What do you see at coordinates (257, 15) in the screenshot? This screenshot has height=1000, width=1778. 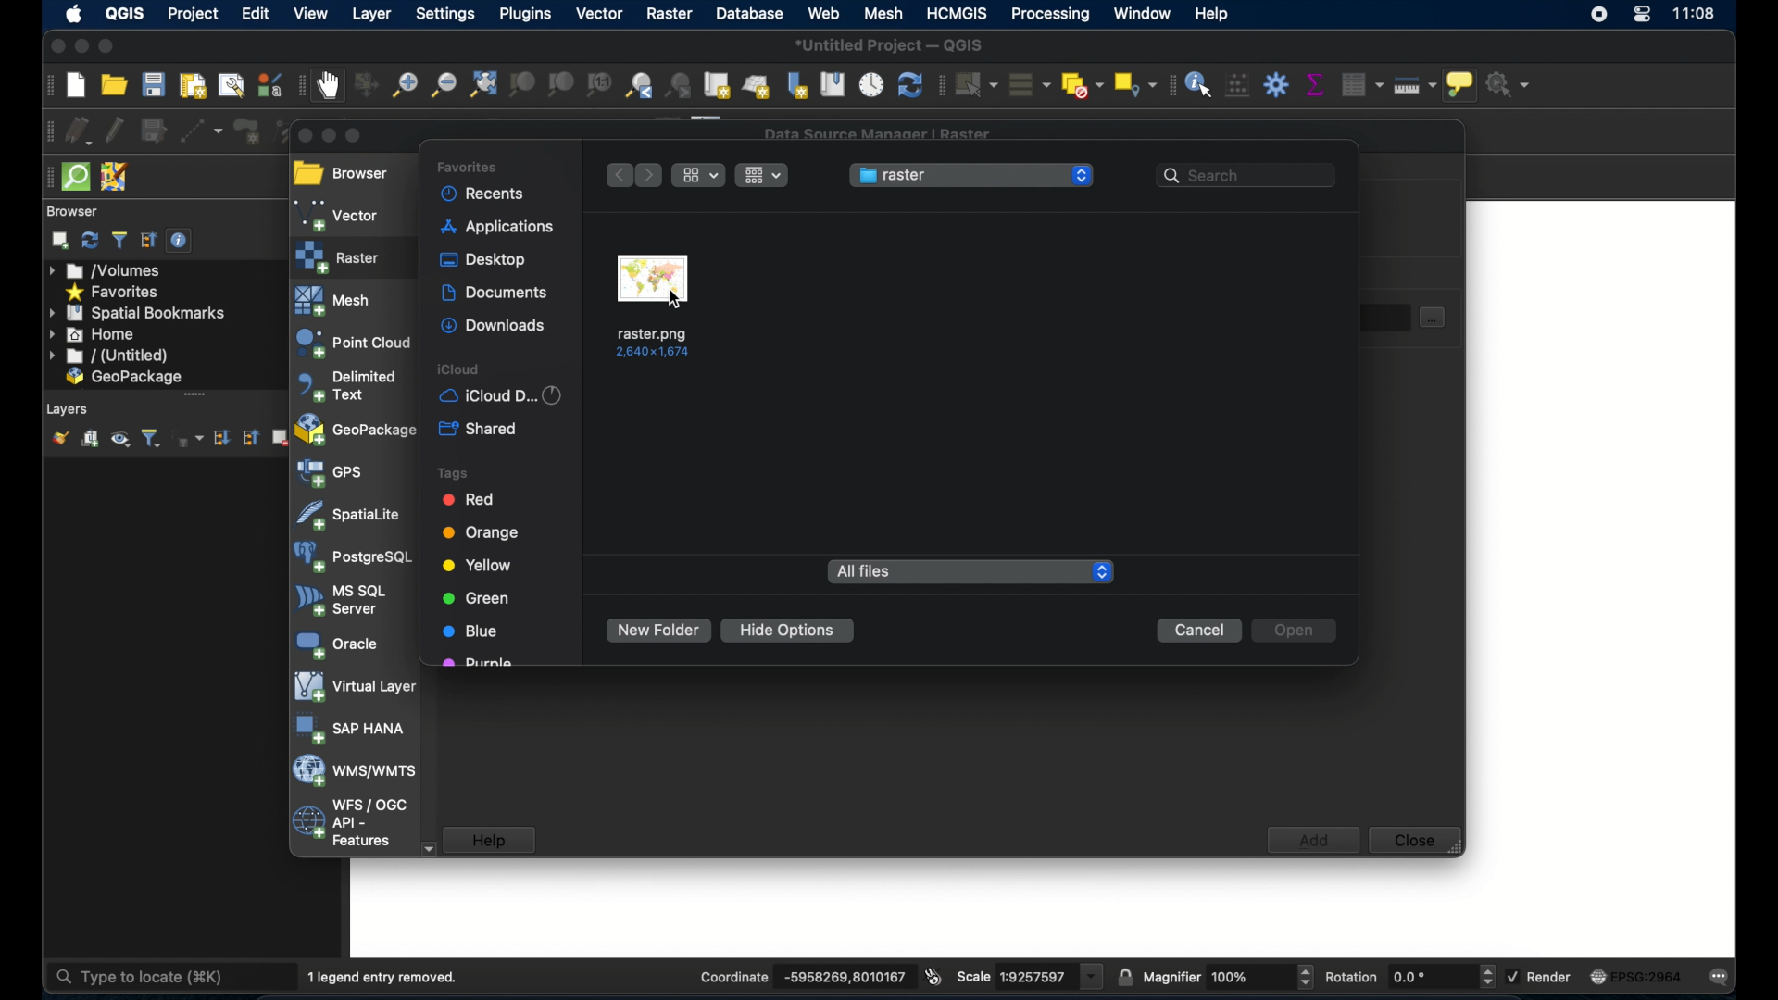 I see `edit` at bounding box center [257, 15].